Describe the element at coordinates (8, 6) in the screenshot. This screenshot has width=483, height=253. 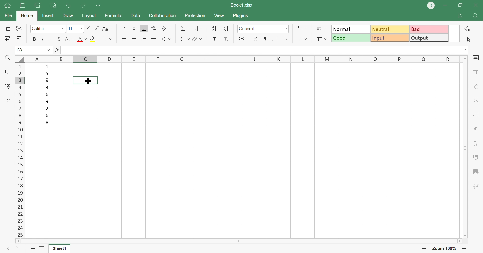
I see `Home` at that location.